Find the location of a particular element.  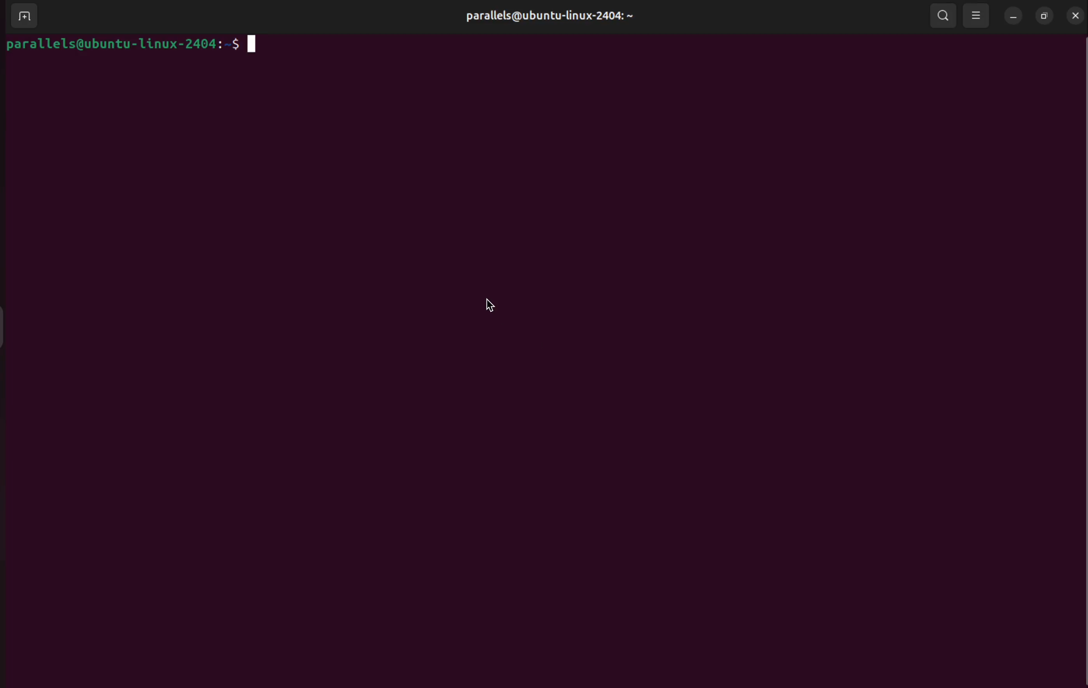

cursor is located at coordinates (489, 305).